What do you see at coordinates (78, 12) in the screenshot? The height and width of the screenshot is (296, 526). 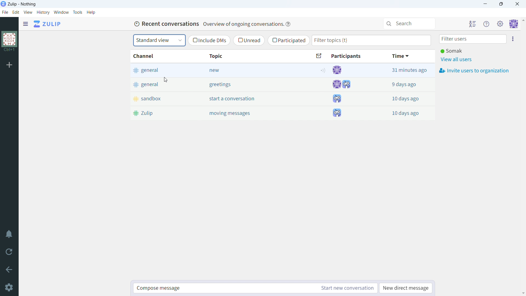 I see `tools` at bounding box center [78, 12].